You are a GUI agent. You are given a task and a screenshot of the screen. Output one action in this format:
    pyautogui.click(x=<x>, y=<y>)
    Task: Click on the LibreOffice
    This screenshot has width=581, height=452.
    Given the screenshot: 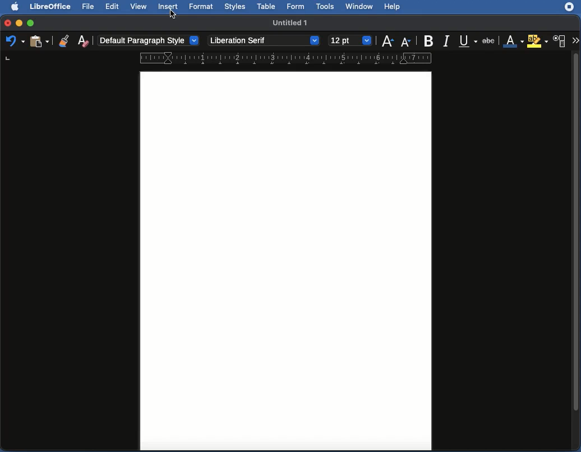 What is the action you would take?
    pyautogui.click(x=51, y=7)
    